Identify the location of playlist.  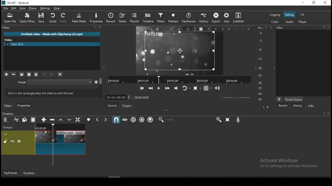
(135, 18).